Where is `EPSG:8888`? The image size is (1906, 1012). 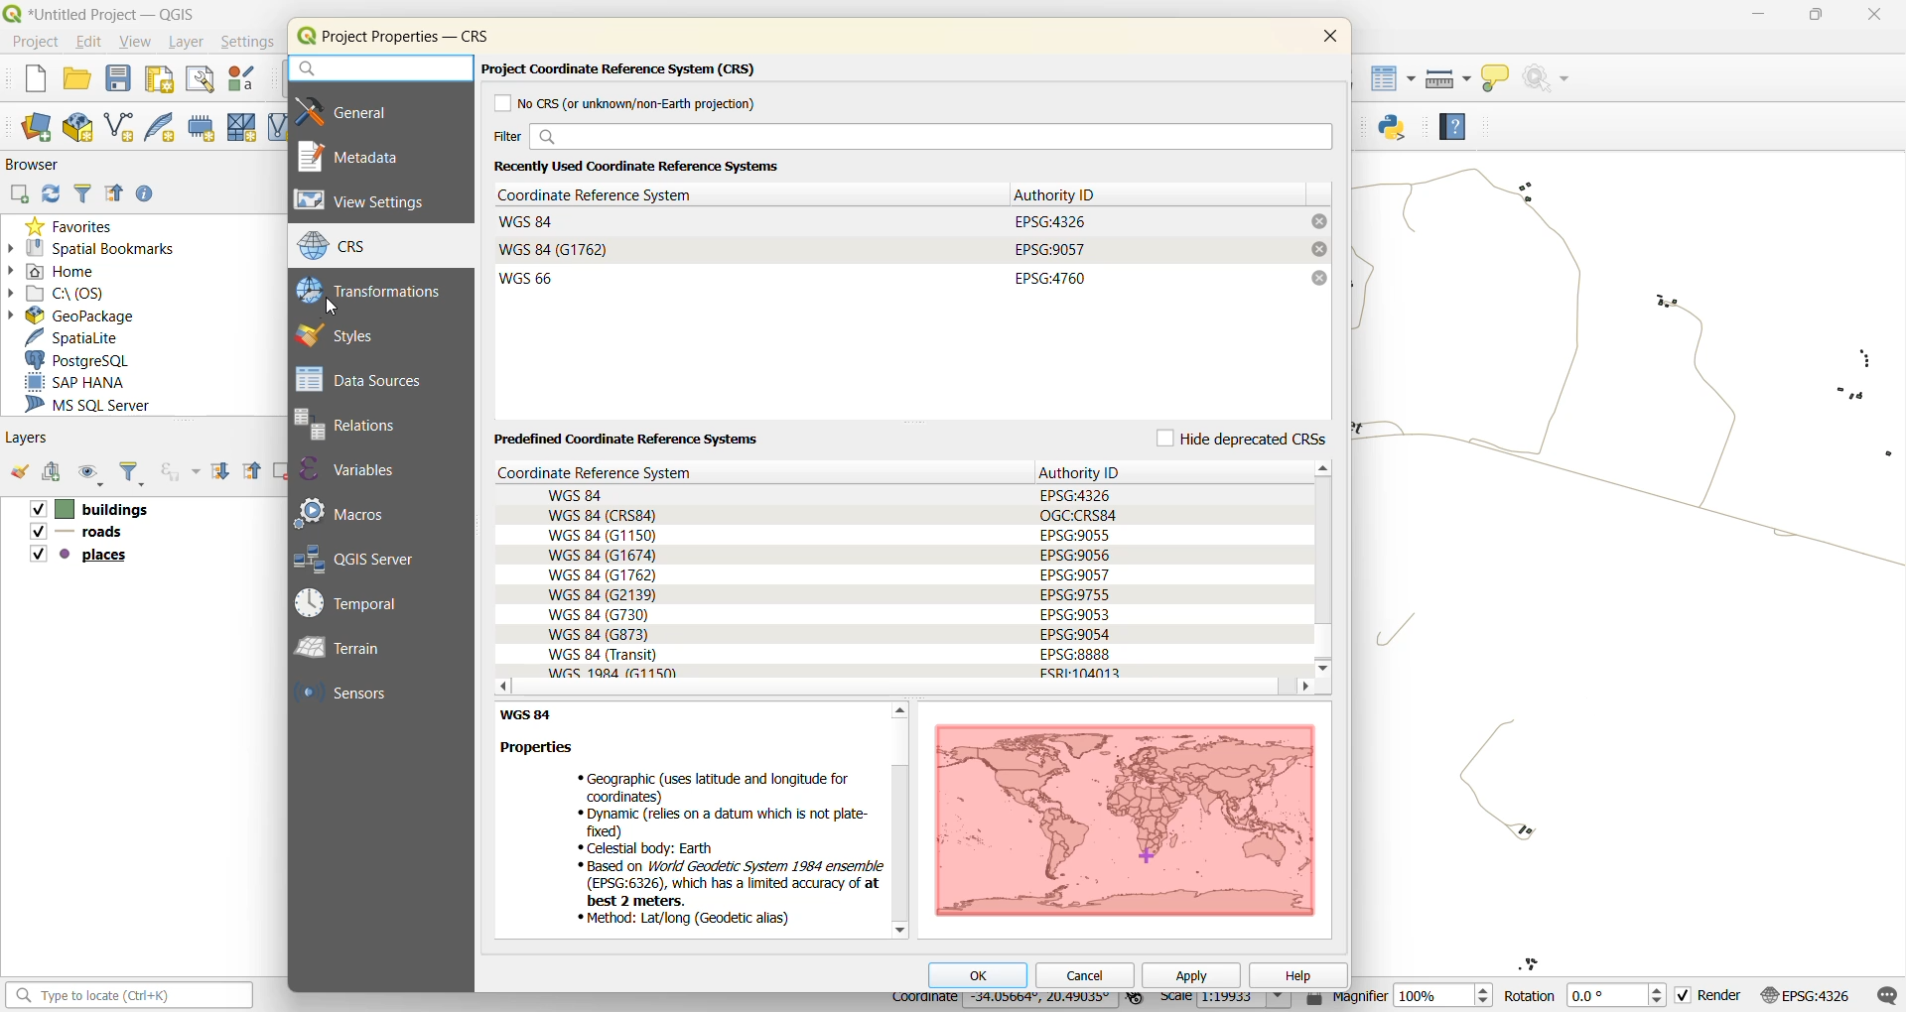
EPSG:8888 is located at coordinates (1076, 654).